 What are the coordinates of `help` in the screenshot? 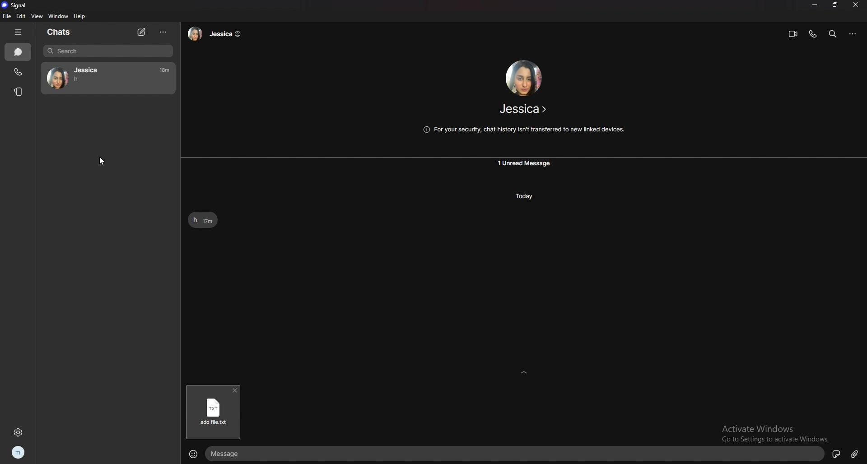 It's located at (80, 16).